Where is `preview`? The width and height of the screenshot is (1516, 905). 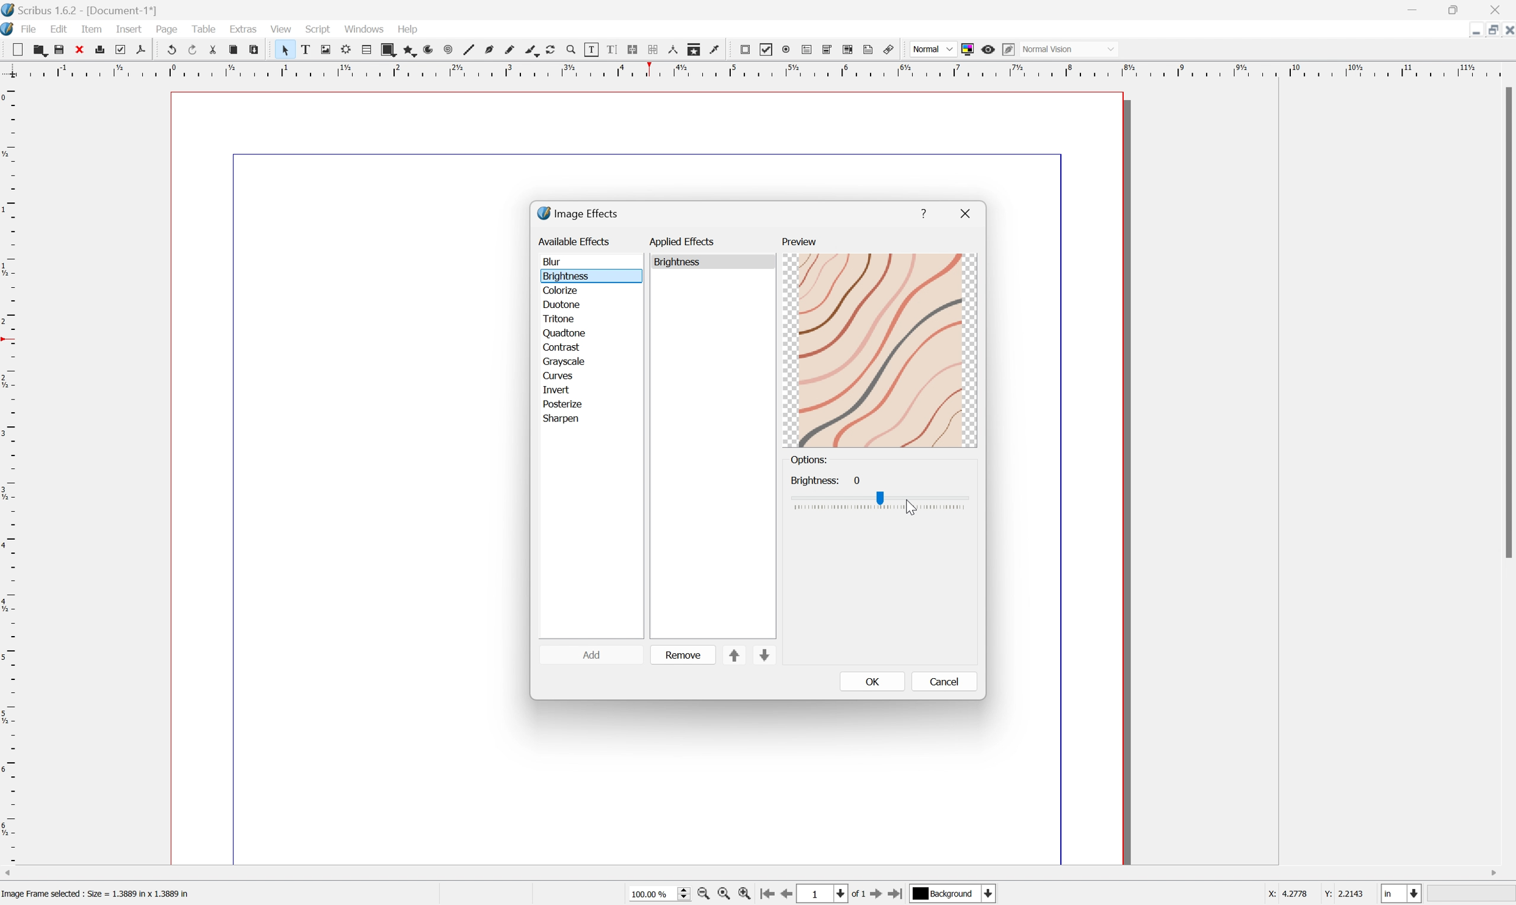
preview is located at coordinates (800, 243).